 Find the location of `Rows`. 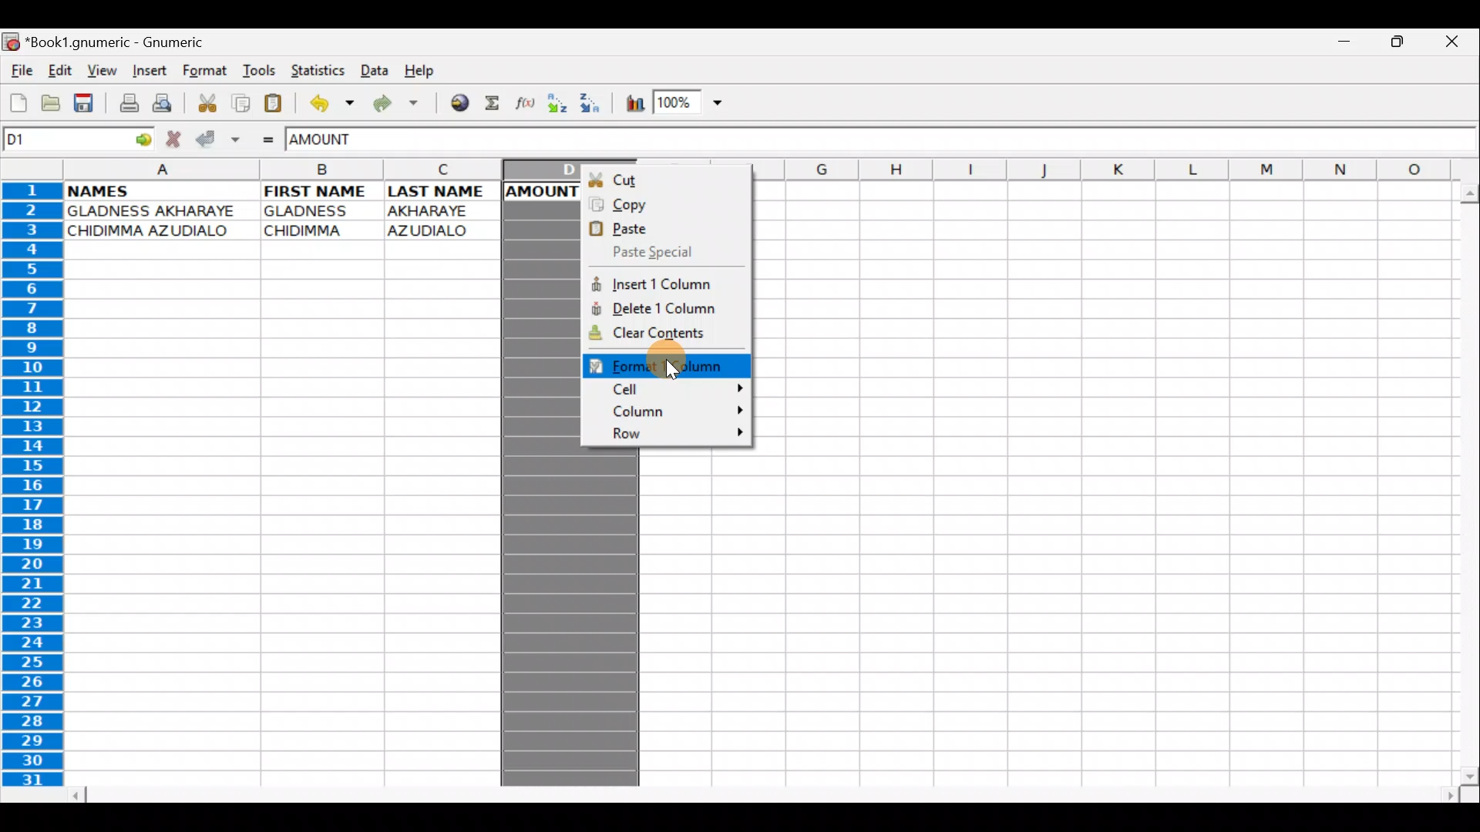

Rows is located at coordinates (33, 488).